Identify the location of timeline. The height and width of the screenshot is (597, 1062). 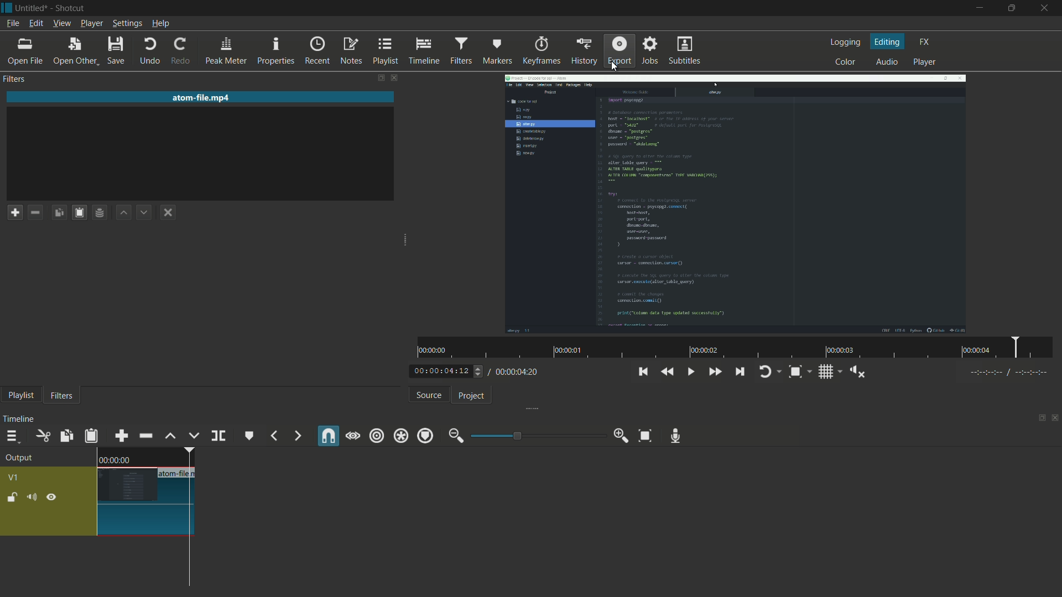
(18, 421).